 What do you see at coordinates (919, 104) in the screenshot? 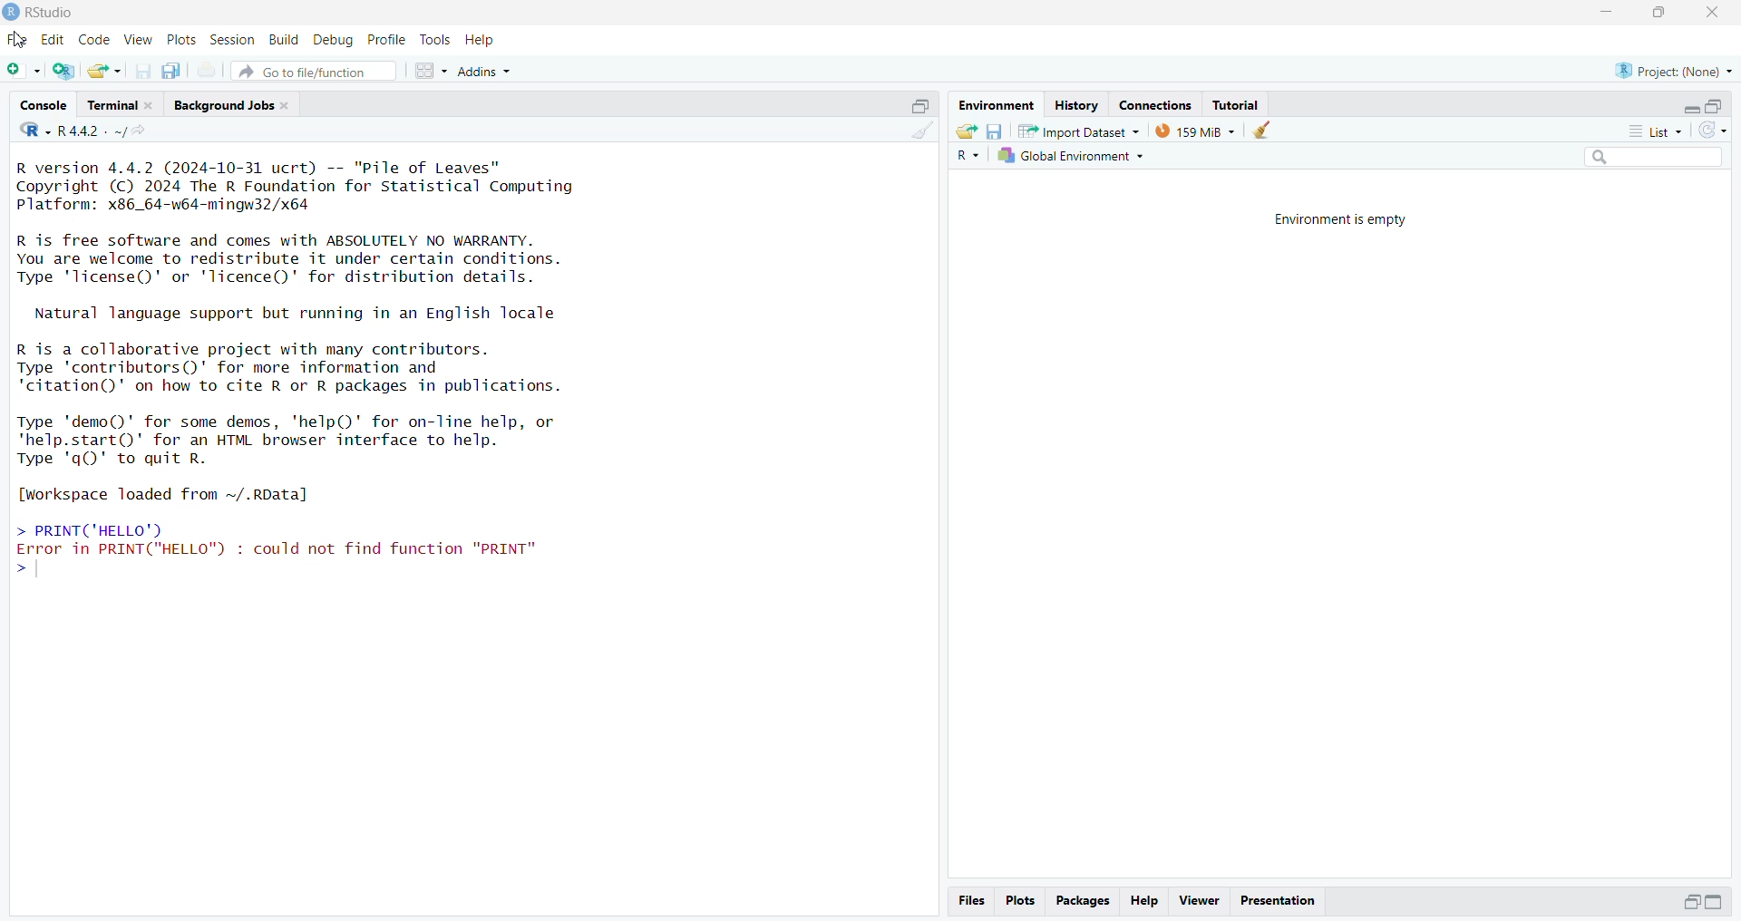
I see `collapse` at bounding box center [919, 104].